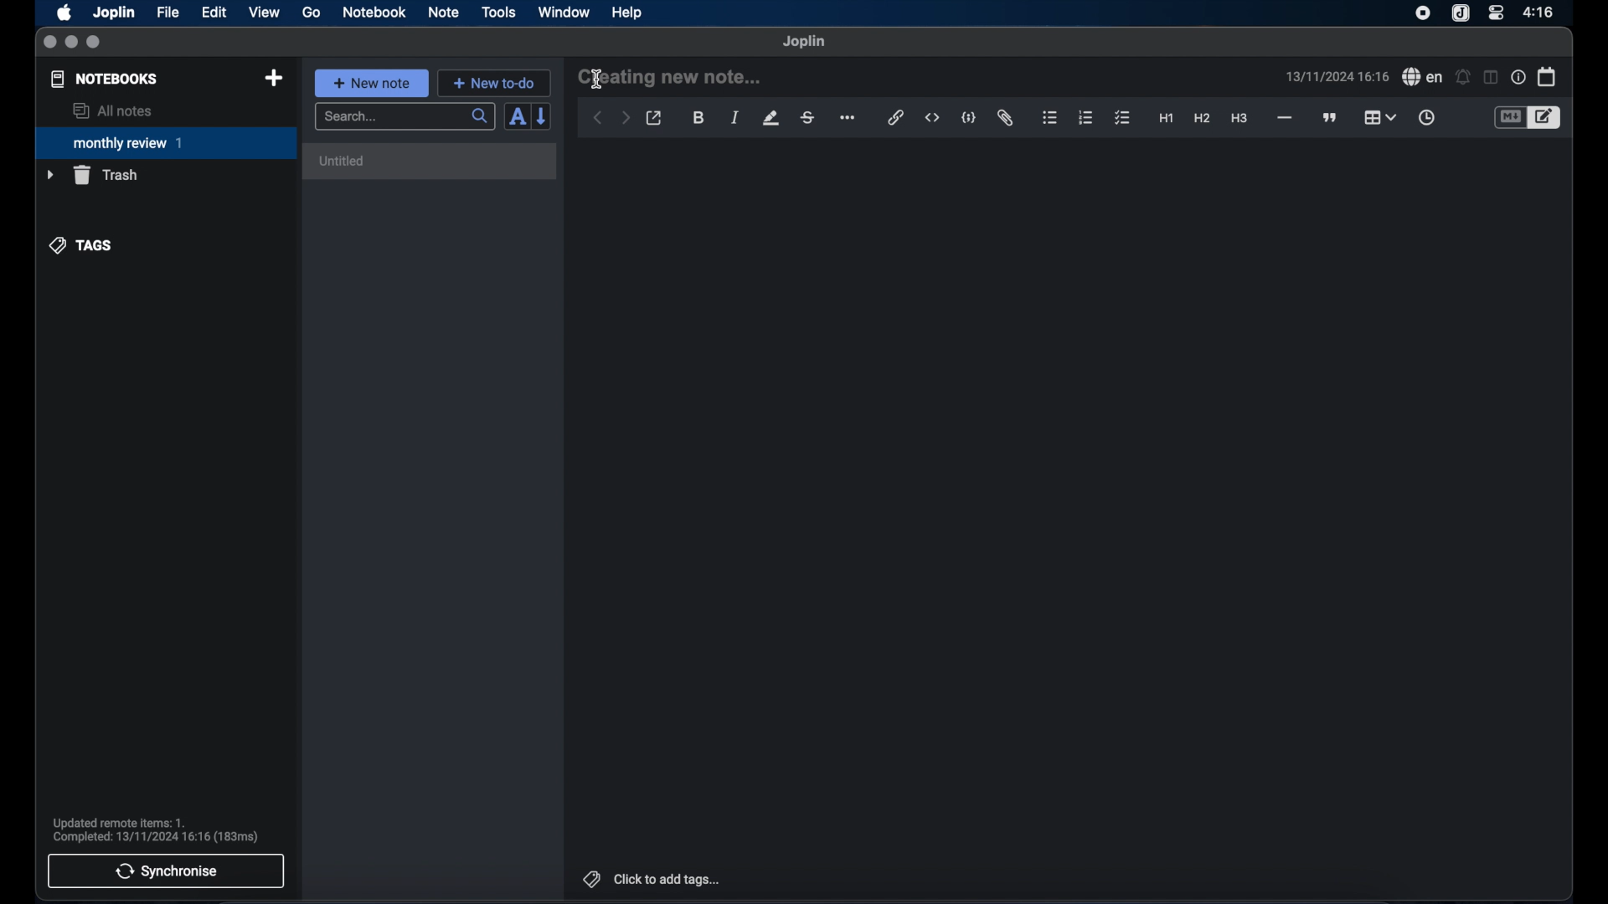  I want to click on all notes, so click(112, 110).